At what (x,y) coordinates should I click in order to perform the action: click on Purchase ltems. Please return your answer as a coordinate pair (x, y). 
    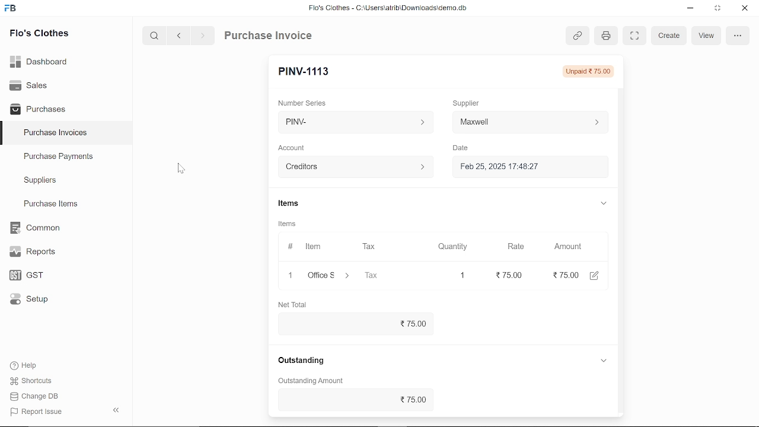
    Looking at the image, I should click on (49, 205).